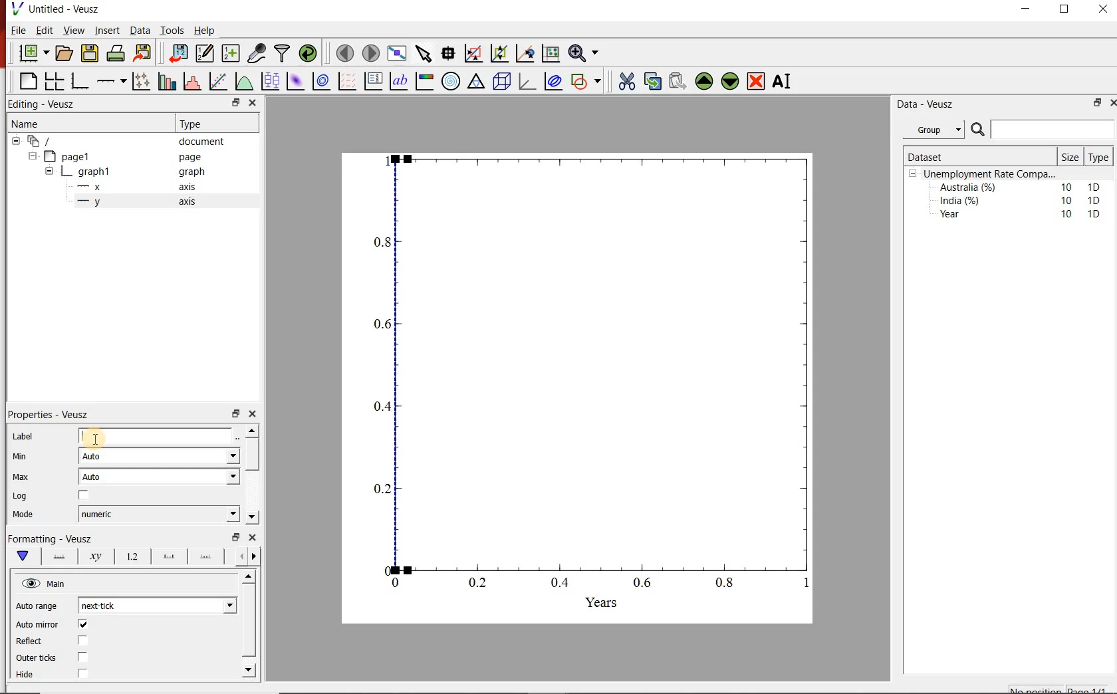 The height and width of the screenshot is (694, 1117). What do you see at coordinates (160, 477) in the screenshot?
I see `Auto` at bounding box center [160, 477].